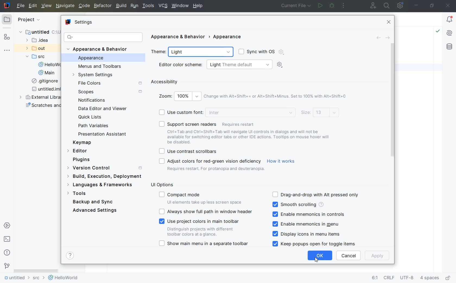 Image resolution: width=456 pixels, height=283 pixels. Describe the element at coordinates (110, 92) in the screenshot. I see `SCOPES` at that location.